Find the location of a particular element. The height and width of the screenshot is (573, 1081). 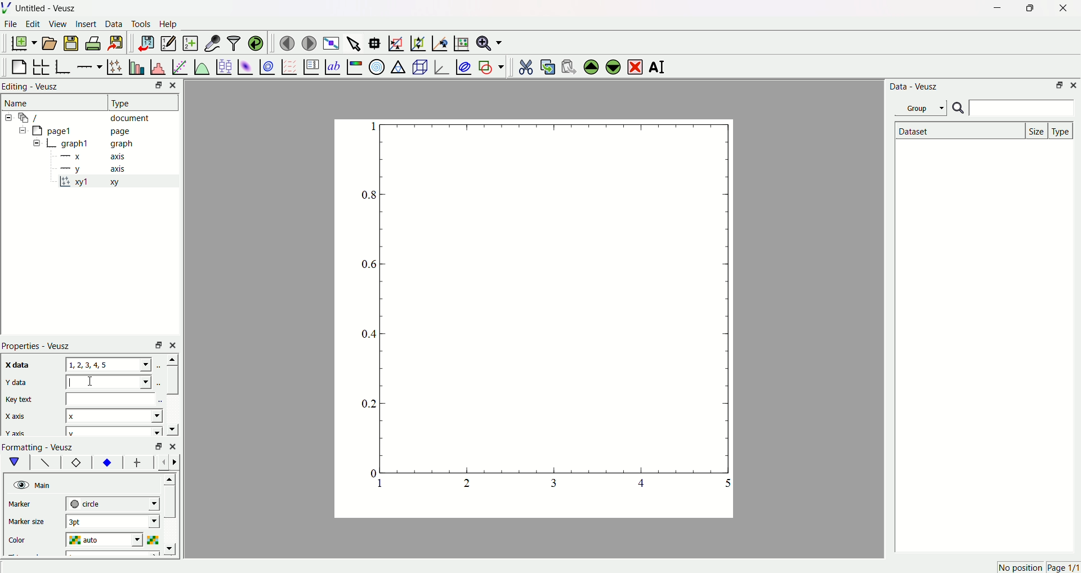

zoom functions is located at coordinates (489, 43).